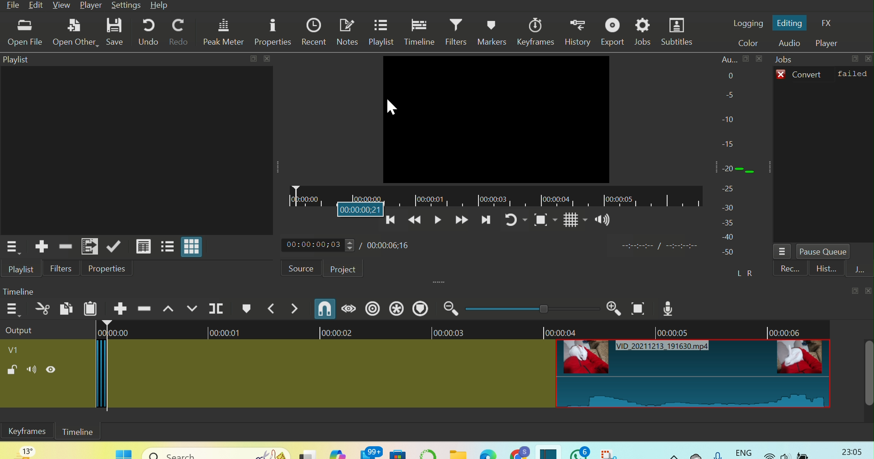 Image resolution: width=874 pixels, height=459 pixels. Describe the element at coordinates (602, 219) in the screenshot. I see `Sound` at that location.